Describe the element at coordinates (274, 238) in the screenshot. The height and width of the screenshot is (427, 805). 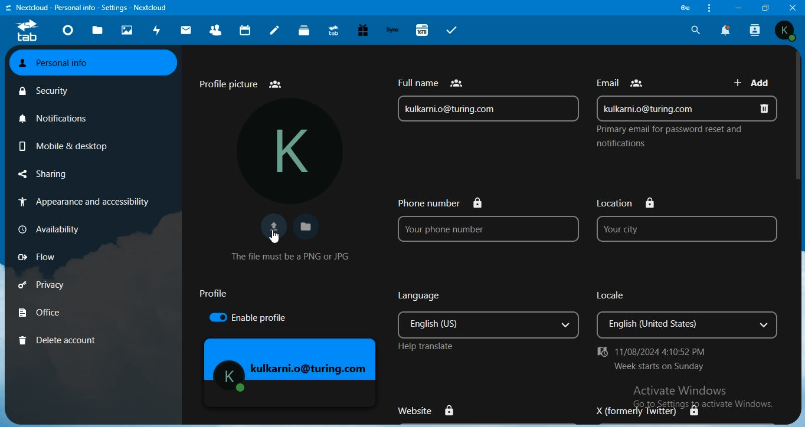
I see `Cursor` at that location.